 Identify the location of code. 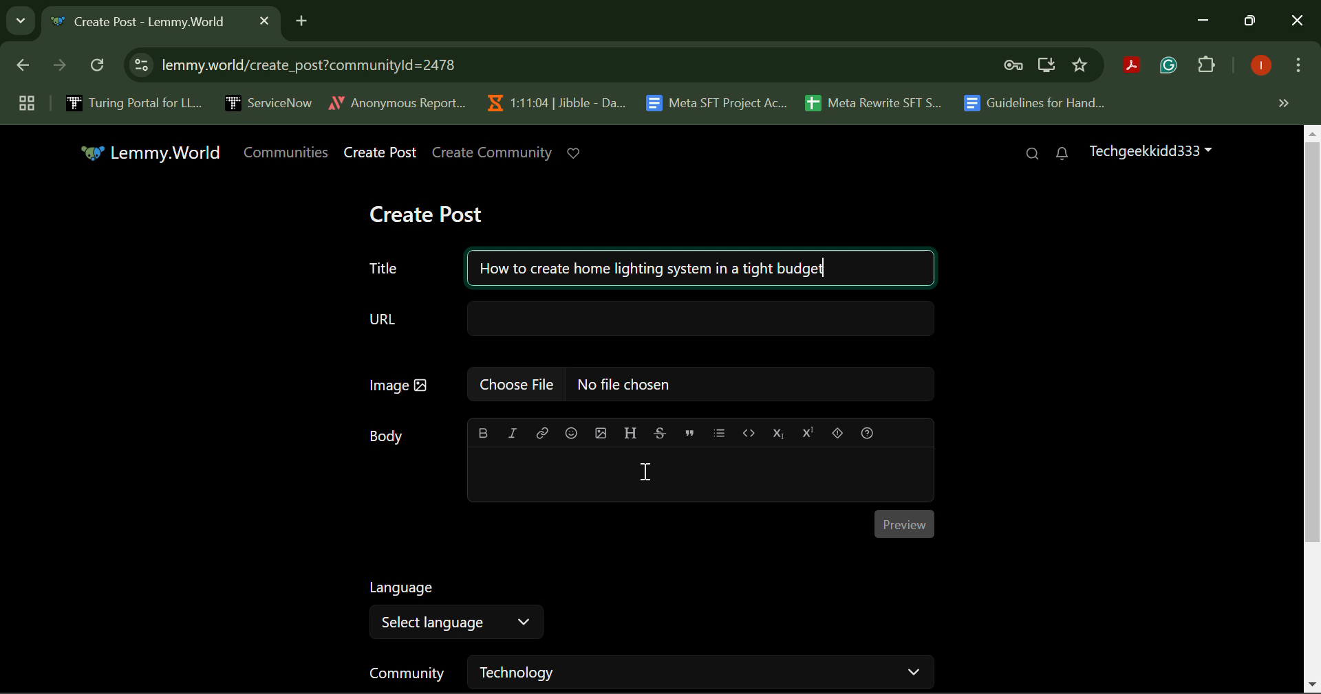
(747, 432).